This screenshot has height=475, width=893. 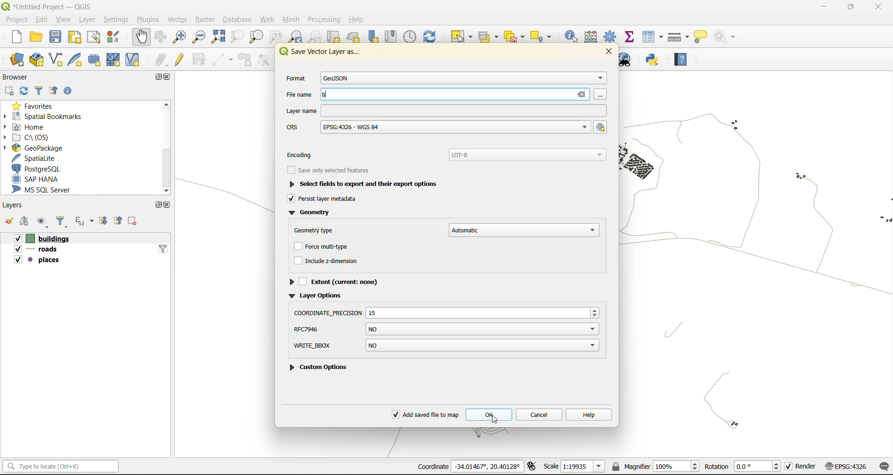 I want to click on pan selection, so click(x=161, y=36).